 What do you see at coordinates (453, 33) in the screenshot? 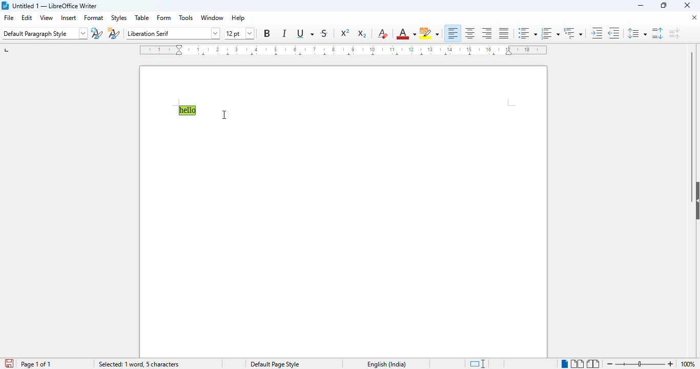
I see `align left` at bounding box center [453, 33].